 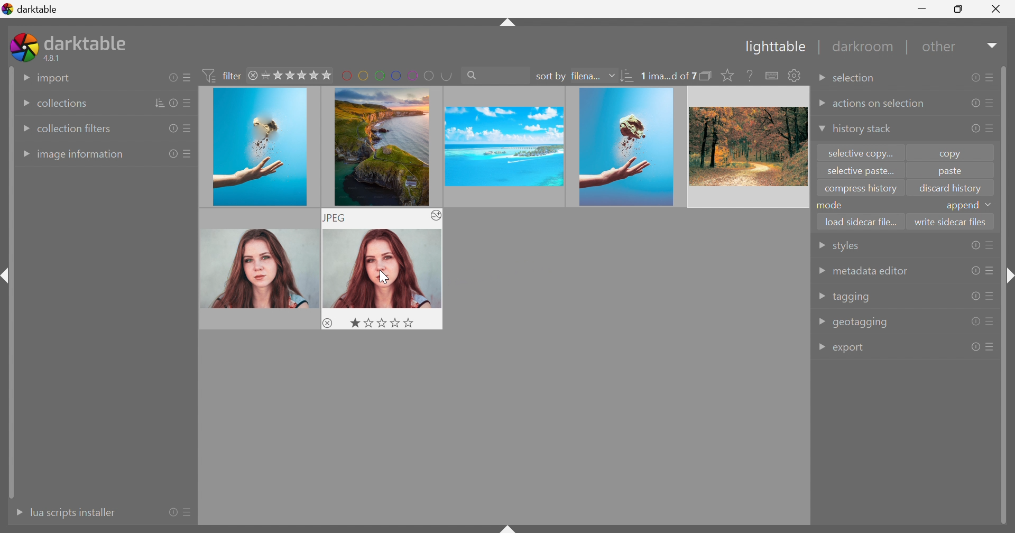 I want to click on other, so click(x=941, y=50).